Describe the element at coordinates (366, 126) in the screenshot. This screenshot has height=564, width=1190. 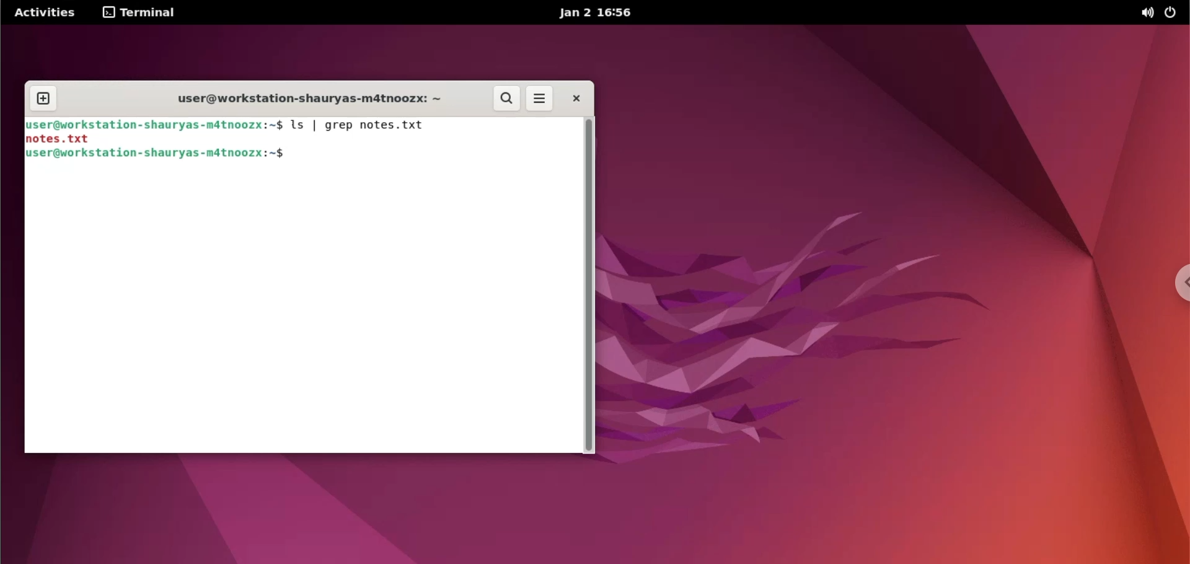
I see `ls | grep notes.txt` at that location.